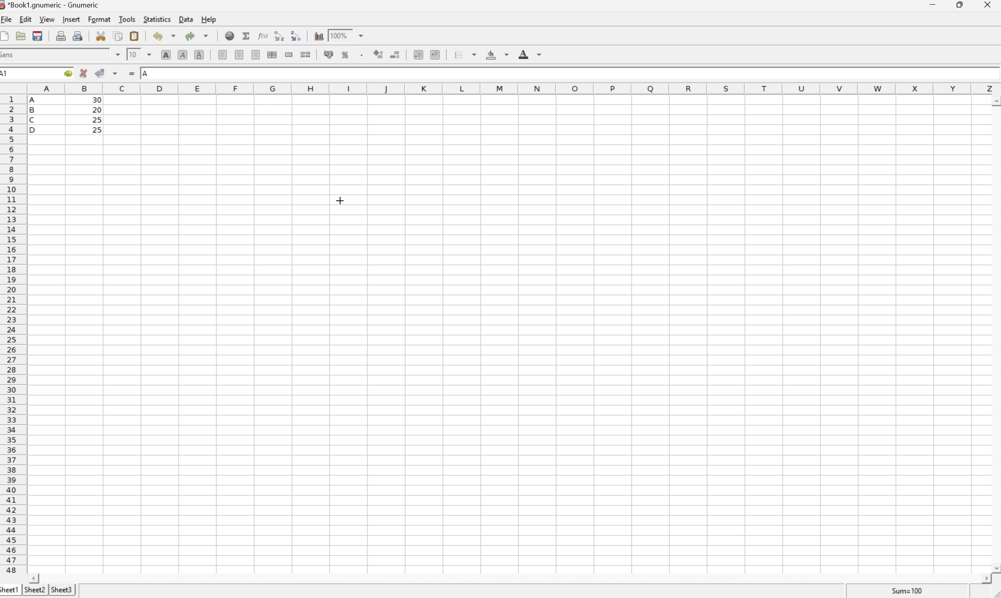  What do you see at coordinates (318, 34) in the screenshot?
I see `Insert a chart` at bounding box center [318, 34].